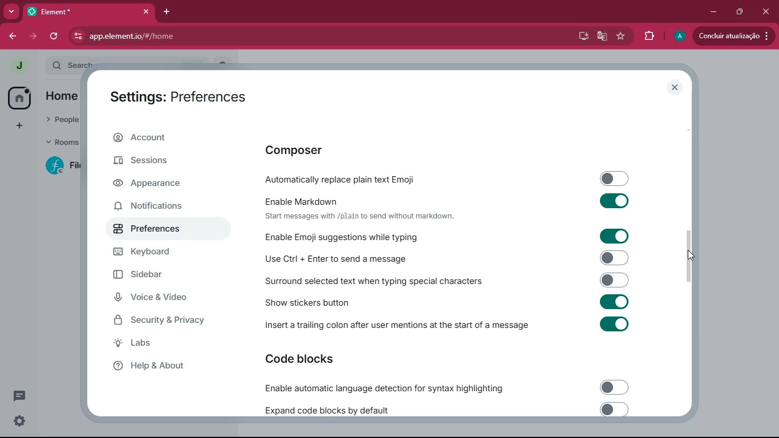  I want to click on close, so click(676, 88).